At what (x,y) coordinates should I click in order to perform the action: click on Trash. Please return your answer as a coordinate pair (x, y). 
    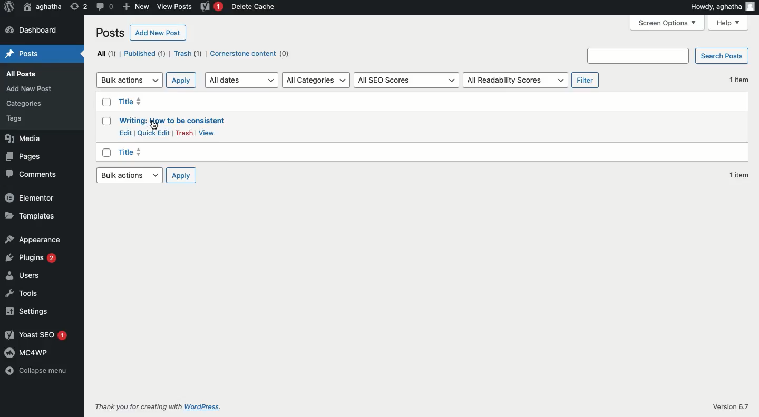
    Looking at the image, I should click on (184, 133).